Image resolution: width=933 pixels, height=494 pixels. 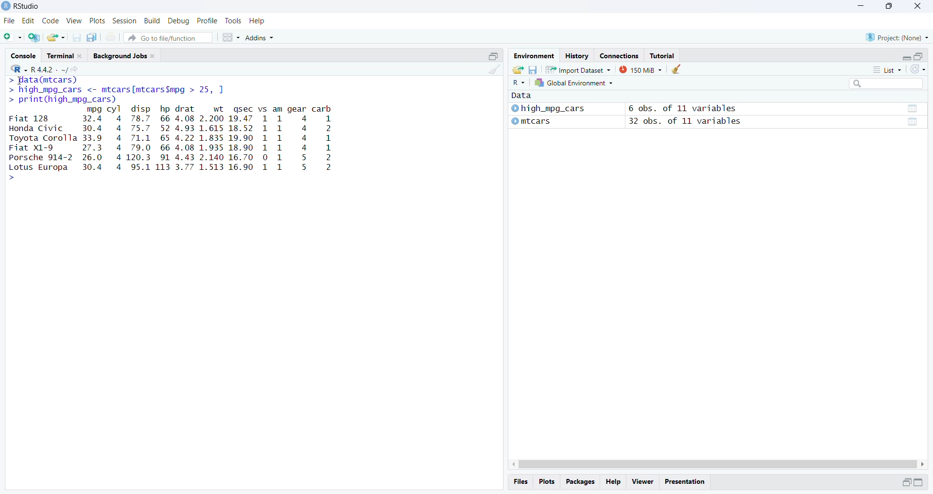 What do you see at coordinates (663, 55) in the screenshot?
I see `Tutorial` at bounding box center [663, 55].